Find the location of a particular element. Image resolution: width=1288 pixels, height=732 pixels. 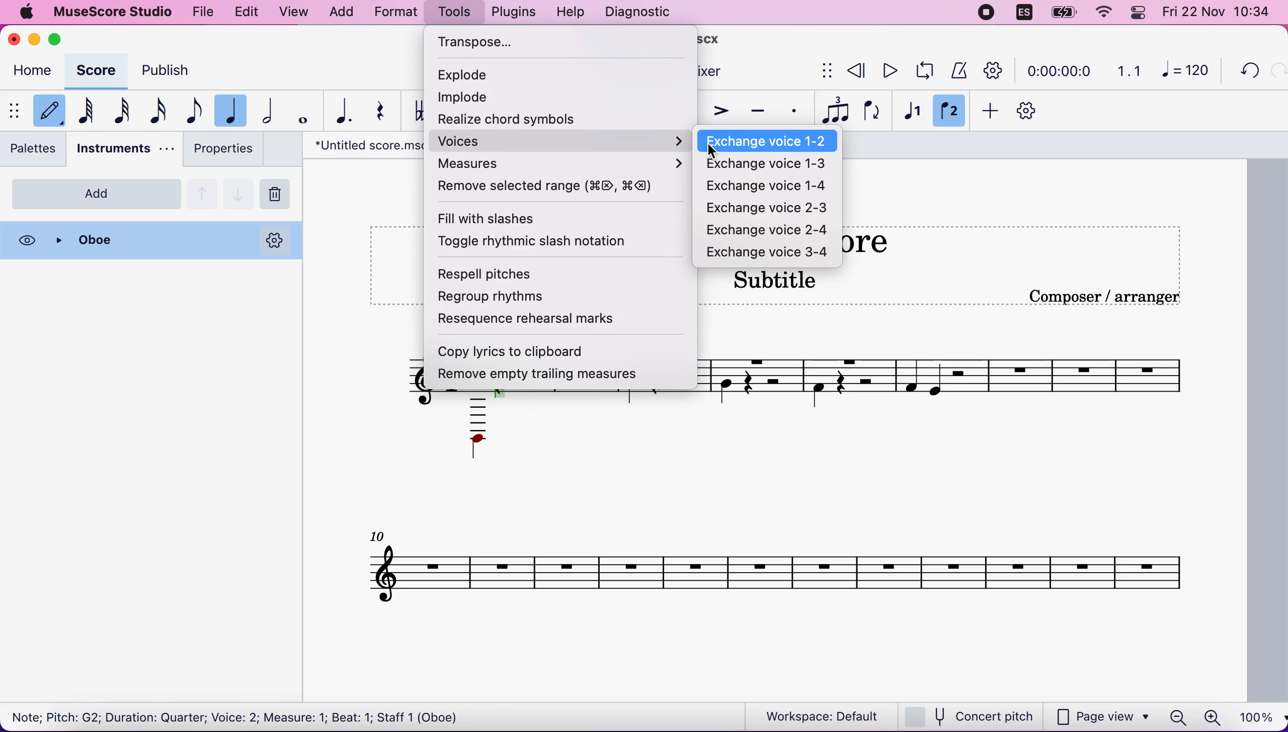

120 is located at coordinates (1186, 69).